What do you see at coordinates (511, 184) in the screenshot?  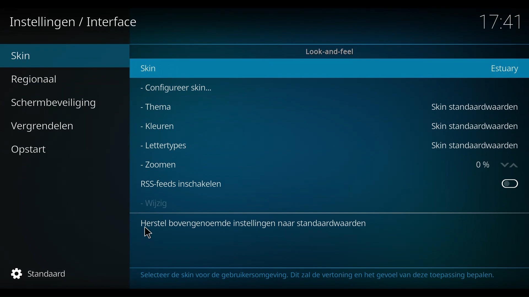 I see `Toggle on or off` at bounding box center [511, 184].